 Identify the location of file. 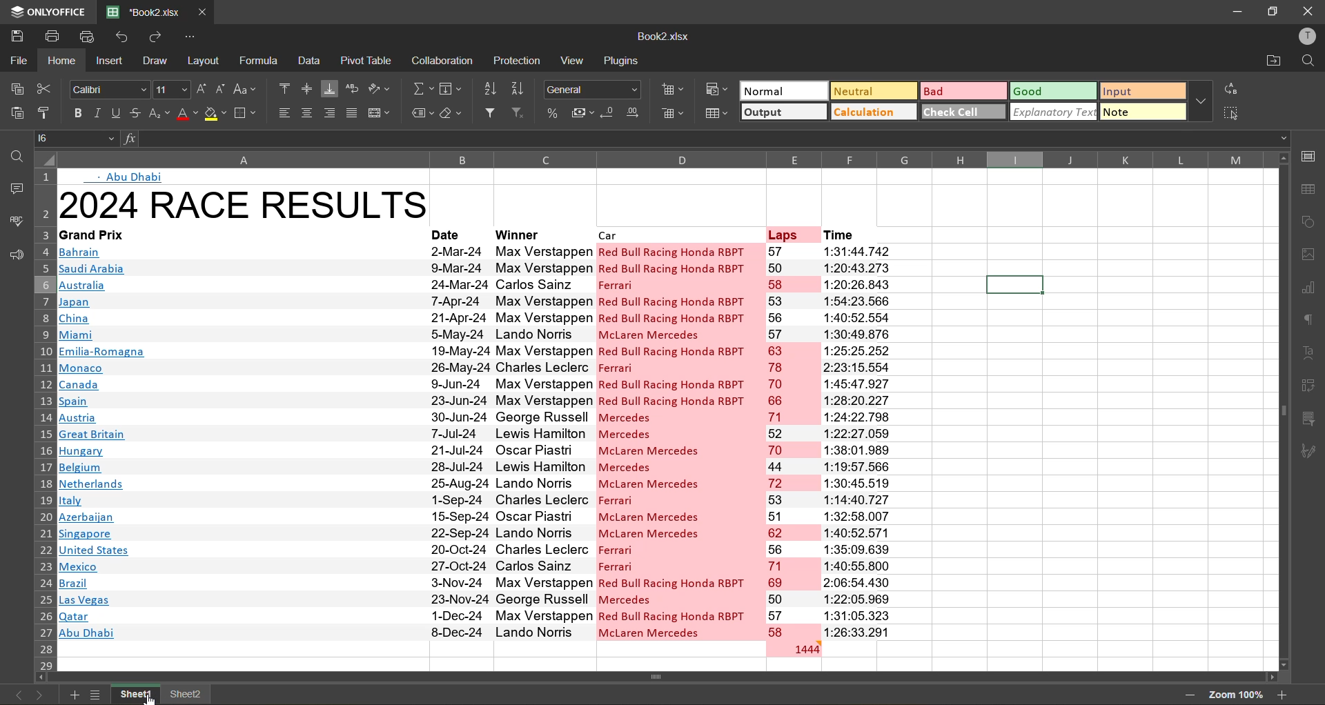
(17, 59).